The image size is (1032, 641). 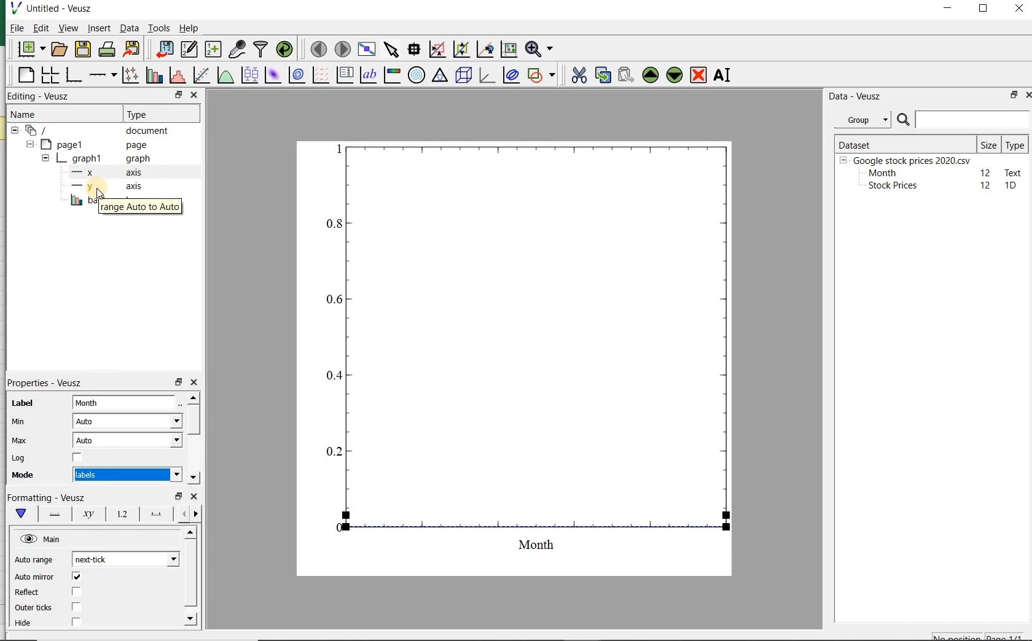 What do you see at coordinates (190, 29) in the screenshot?
I see `Help` at bounding box center [190, 29].